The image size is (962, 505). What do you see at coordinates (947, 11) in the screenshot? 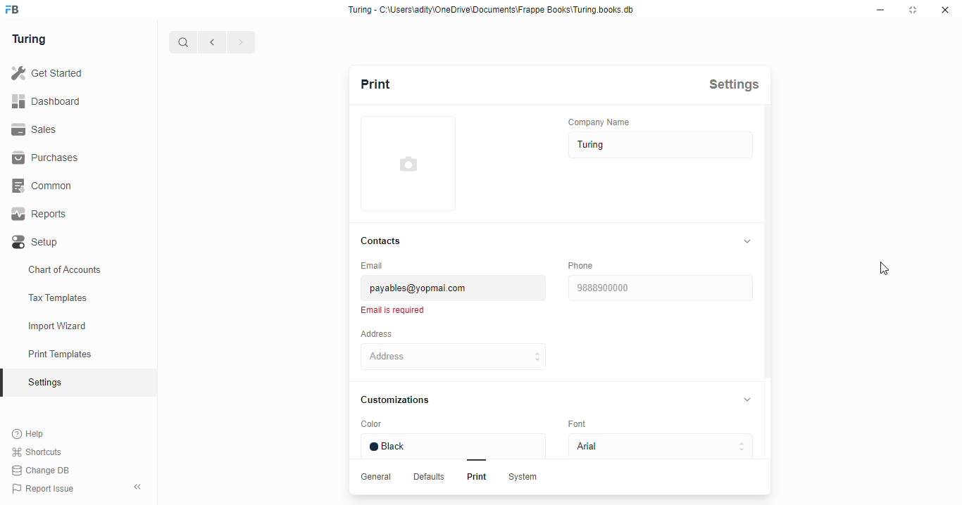
I see `close` at bounding box center [947, 11].